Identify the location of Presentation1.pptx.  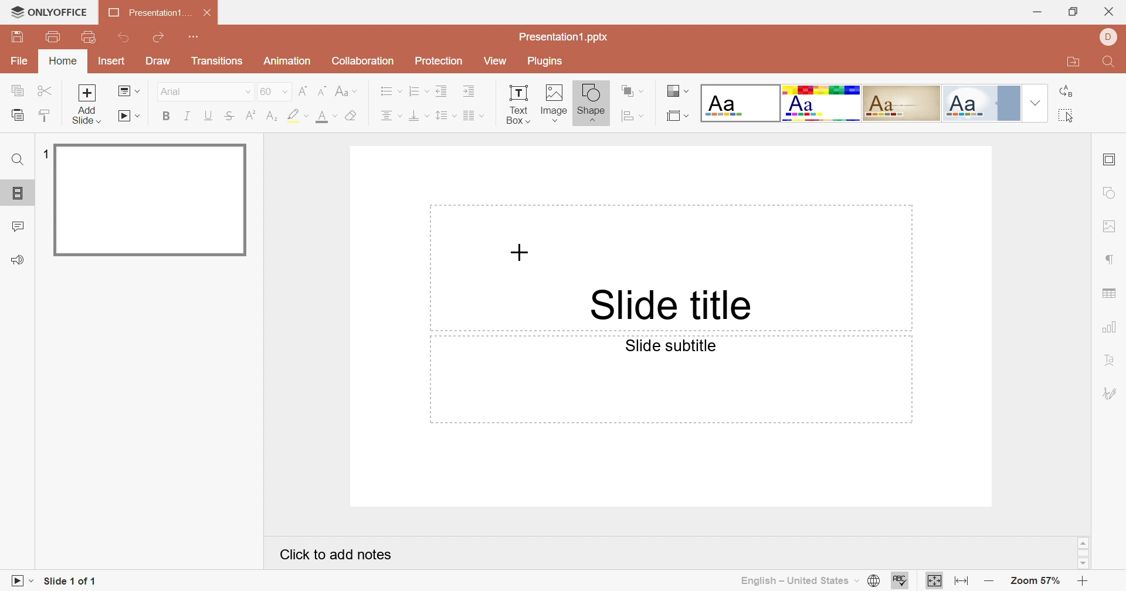
(562, 37).